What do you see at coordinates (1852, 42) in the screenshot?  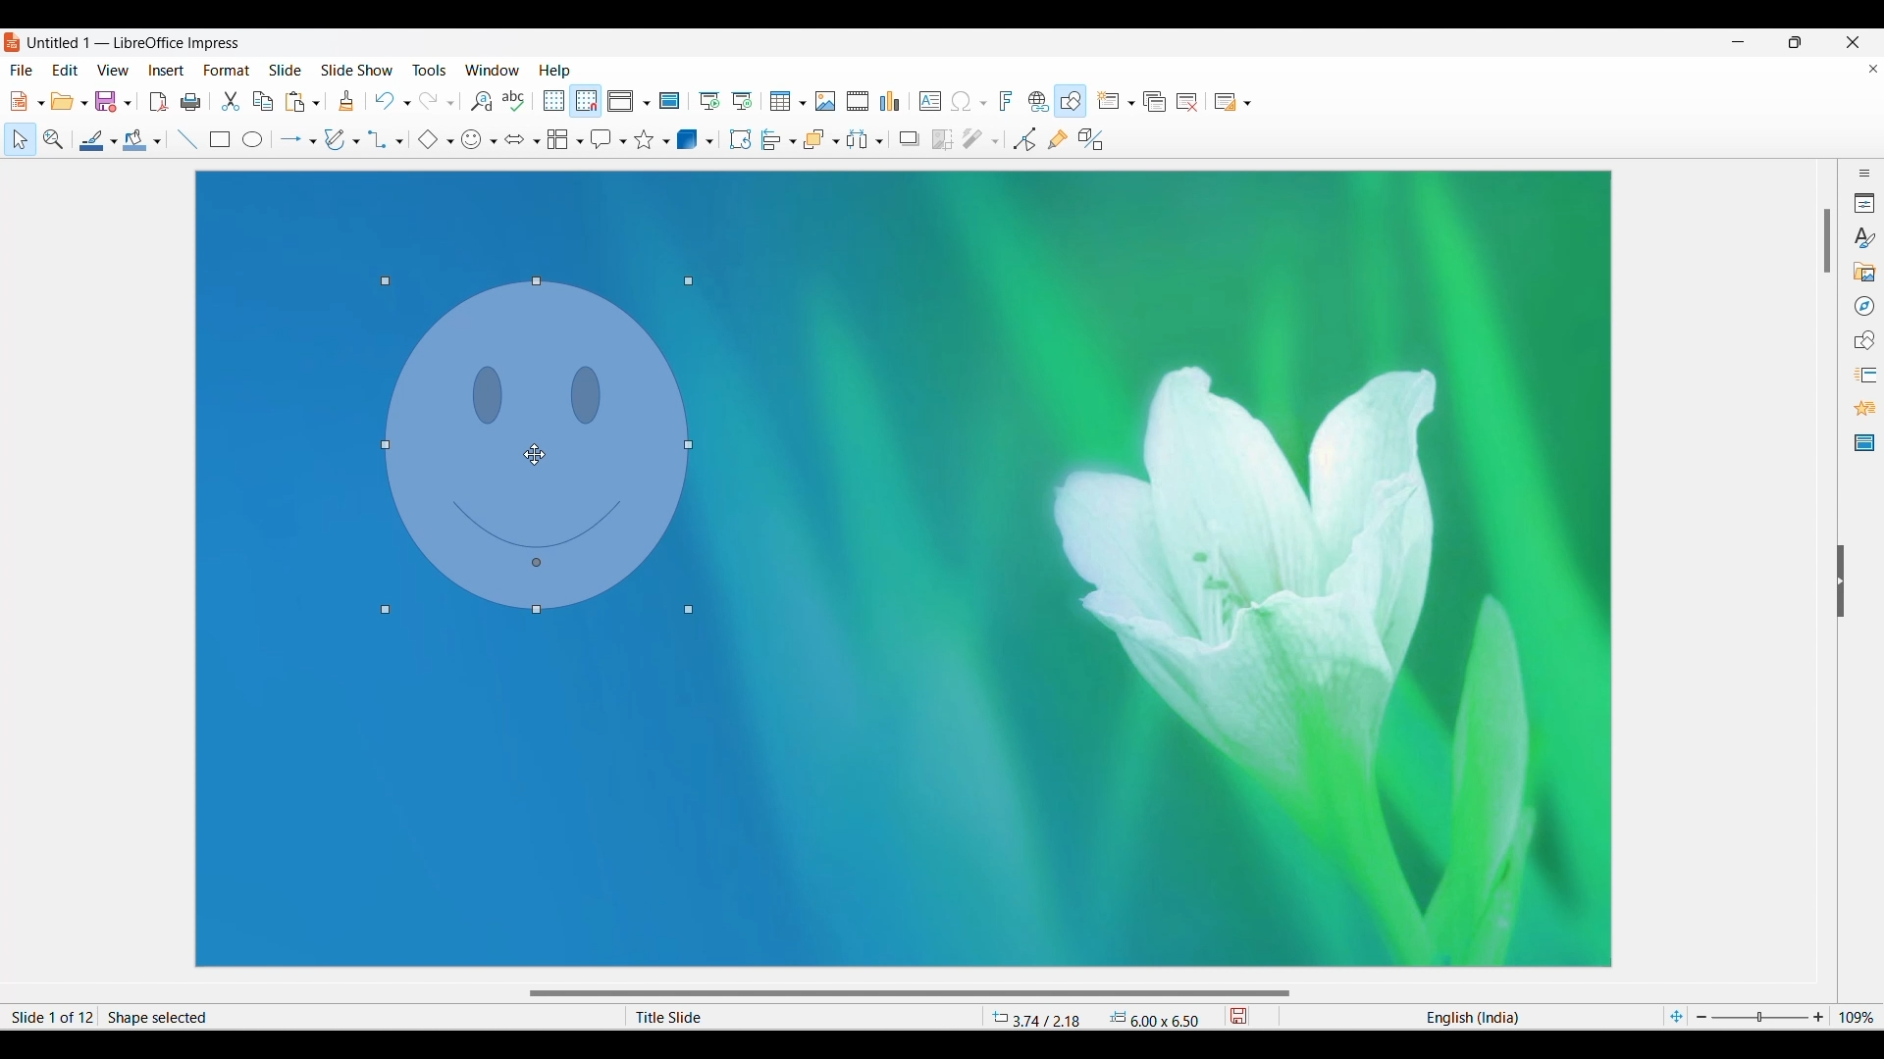 I see `Close interface` at bounding box center [1852, 42].